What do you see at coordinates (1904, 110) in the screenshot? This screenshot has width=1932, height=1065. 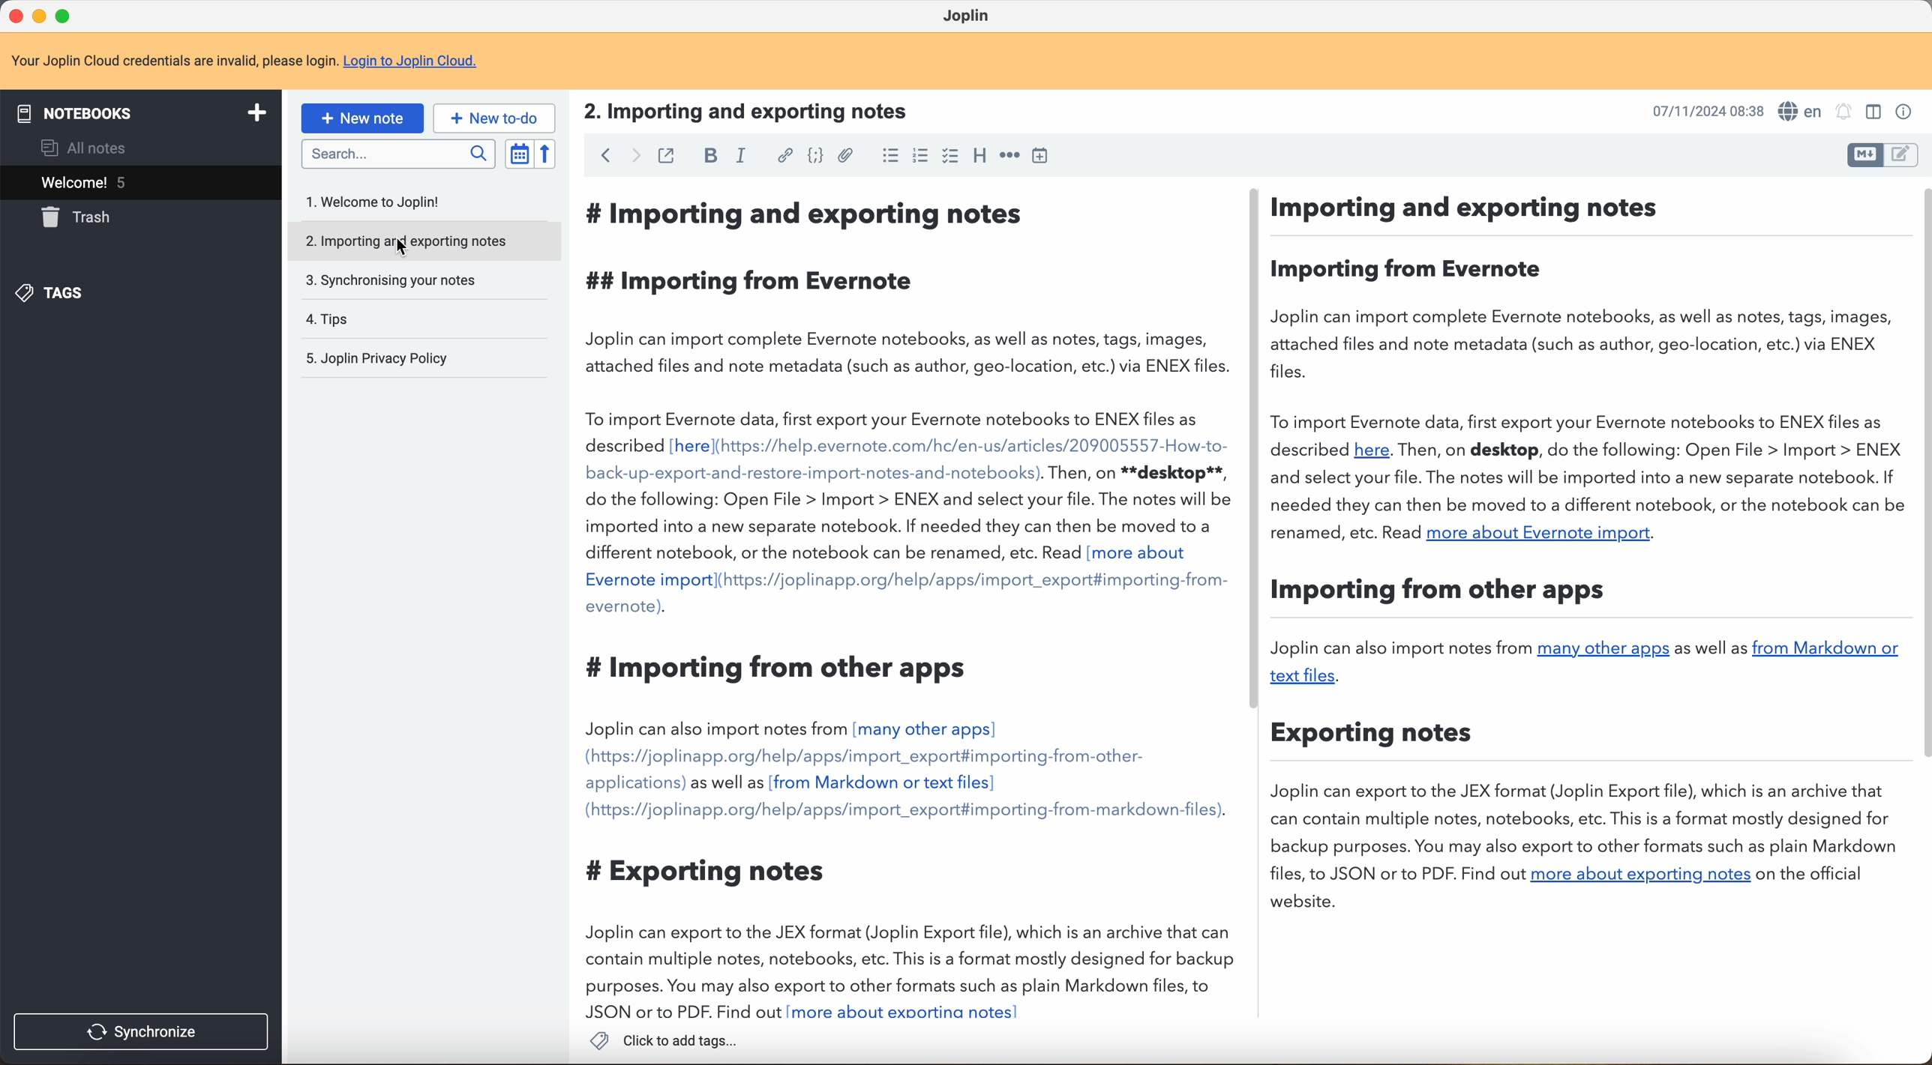 I see `note properties` at bounding box center [1904, 110].